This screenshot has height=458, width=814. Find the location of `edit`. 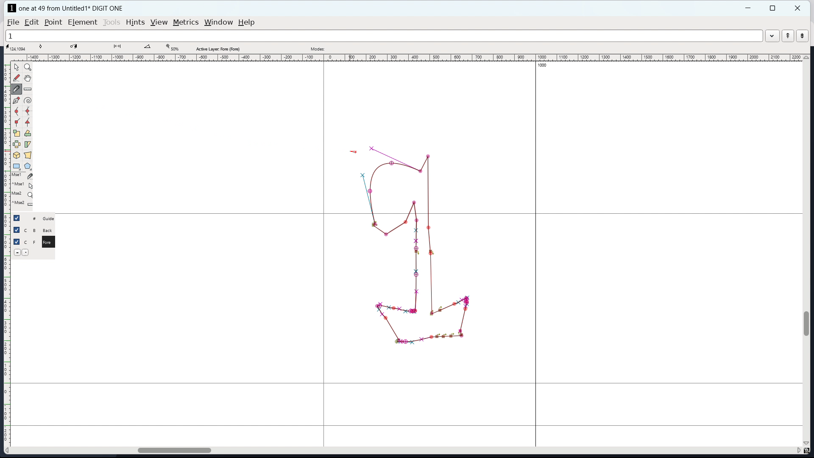

edit is located at coordinates (31, 22).